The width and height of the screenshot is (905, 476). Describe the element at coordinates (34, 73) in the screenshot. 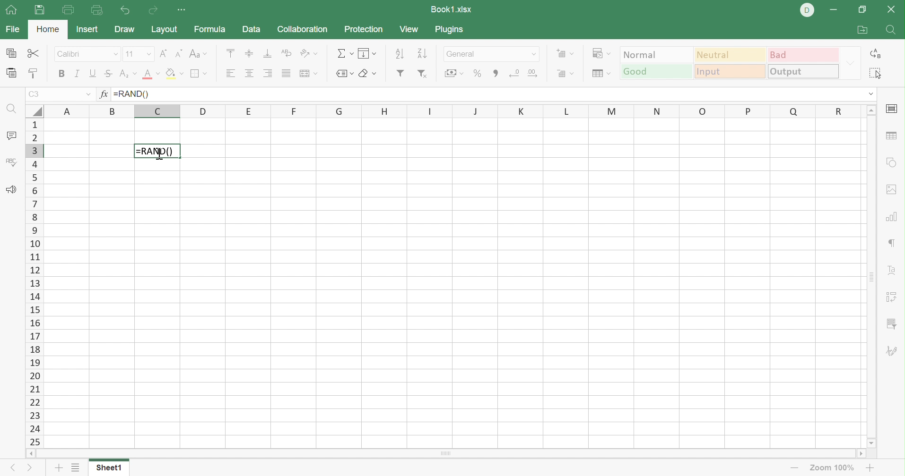

I see `Copy style` at that location.